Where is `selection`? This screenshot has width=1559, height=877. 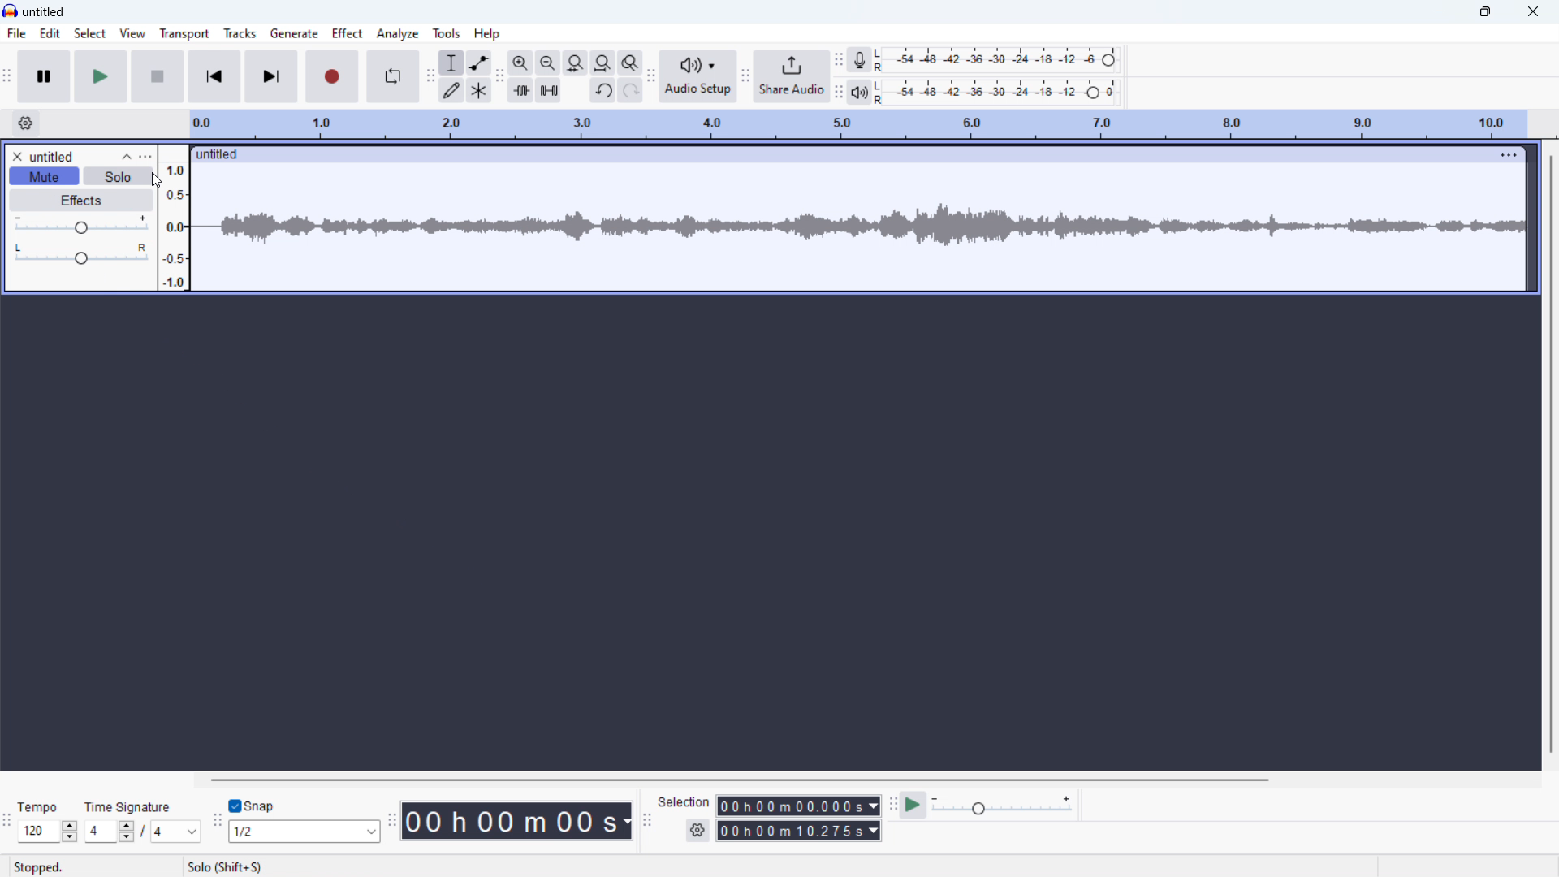
selection is located at coordinates (684, 801).